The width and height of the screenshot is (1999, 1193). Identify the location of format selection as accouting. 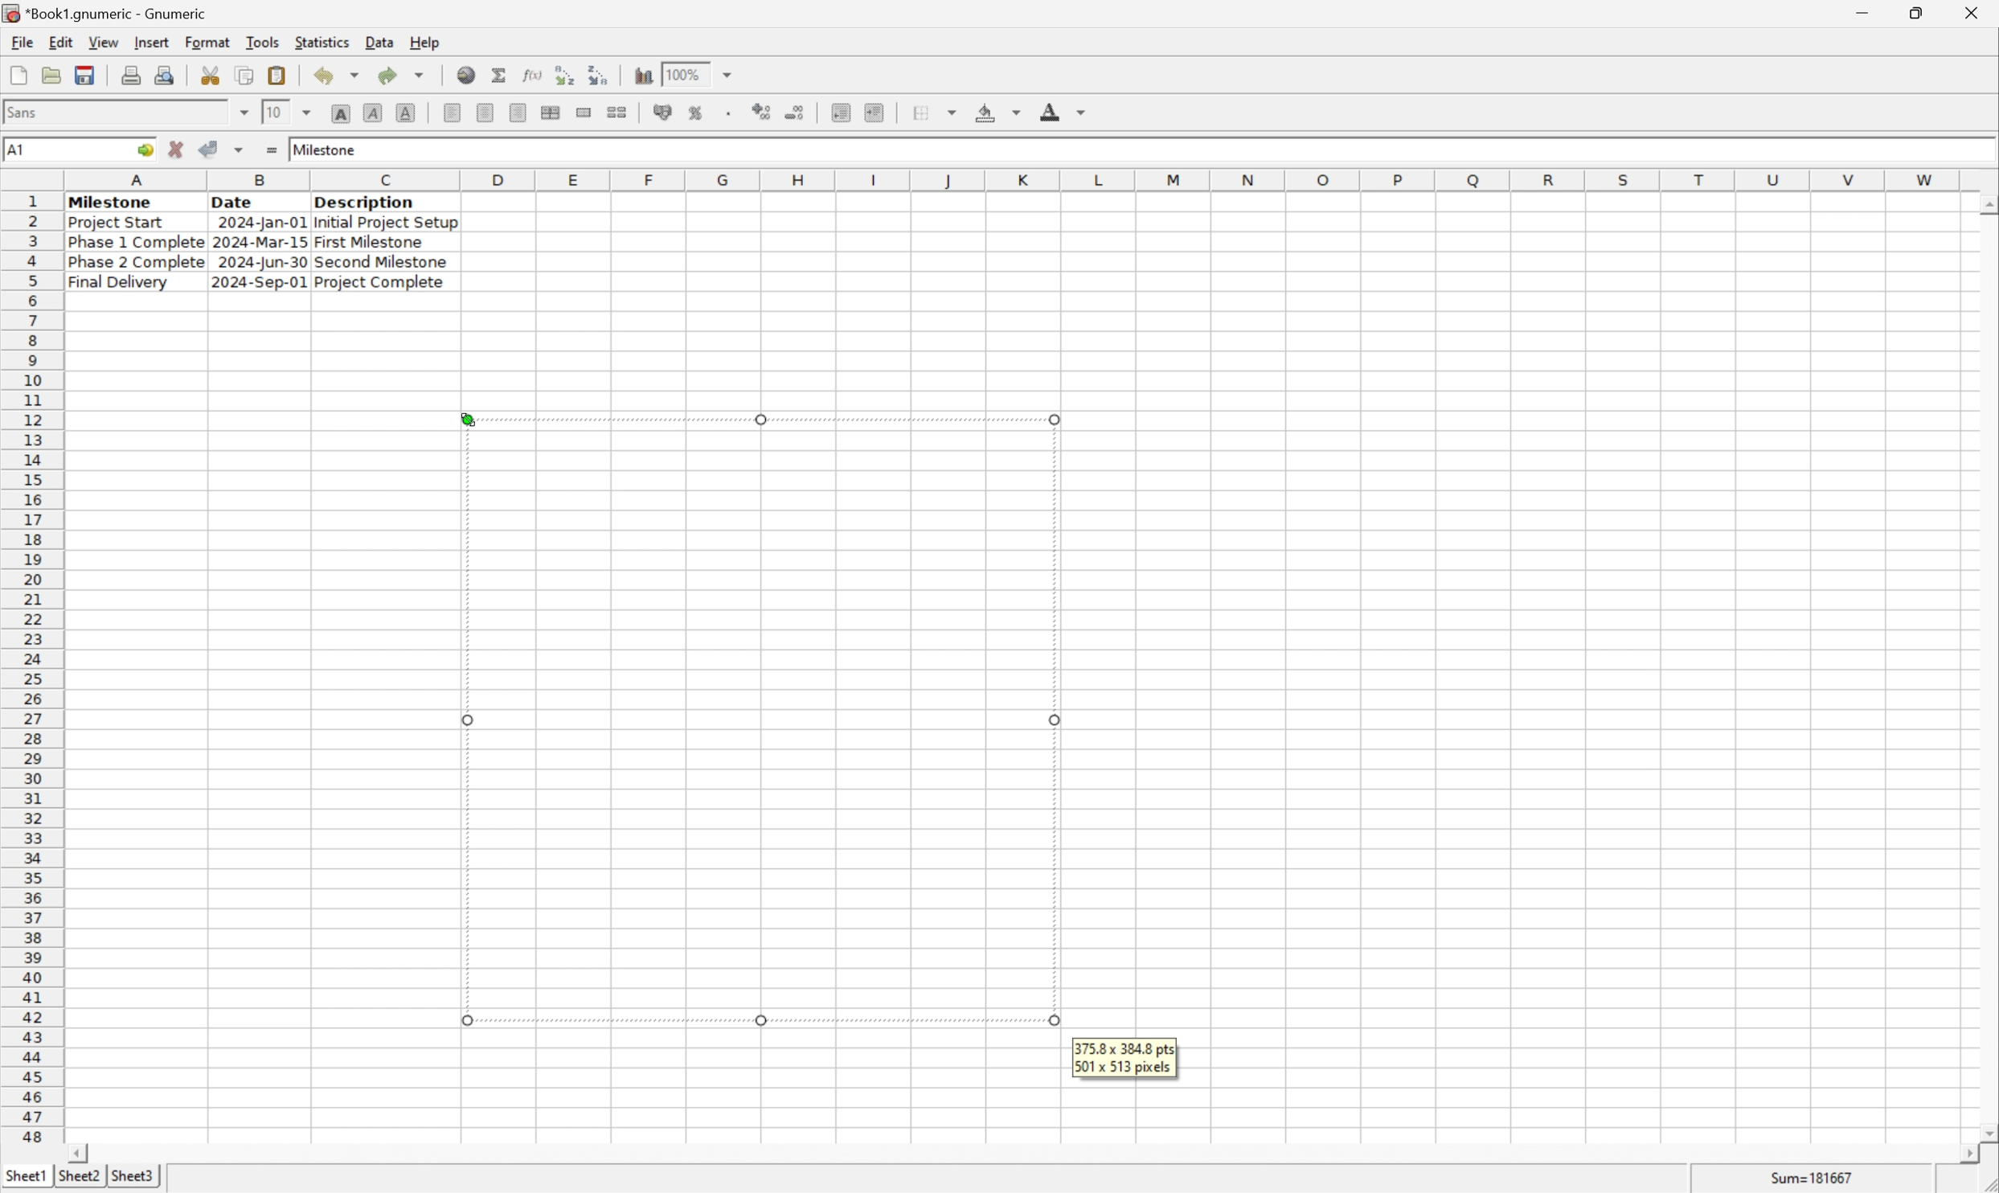
(665, 113).